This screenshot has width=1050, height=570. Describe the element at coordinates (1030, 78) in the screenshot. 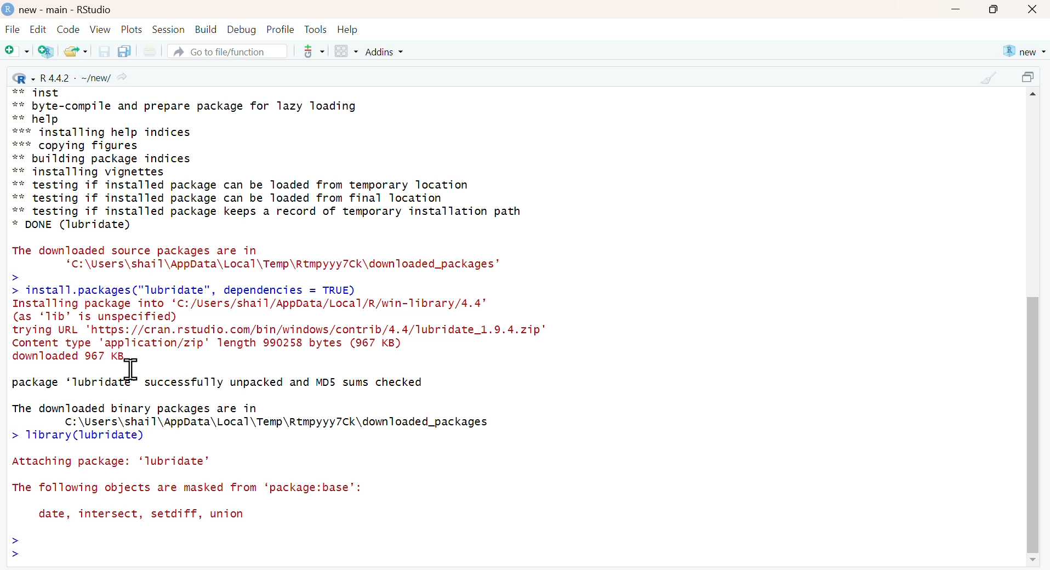

I see `maximize` at that location.